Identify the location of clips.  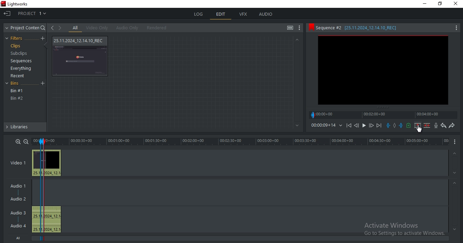
(15, 46).